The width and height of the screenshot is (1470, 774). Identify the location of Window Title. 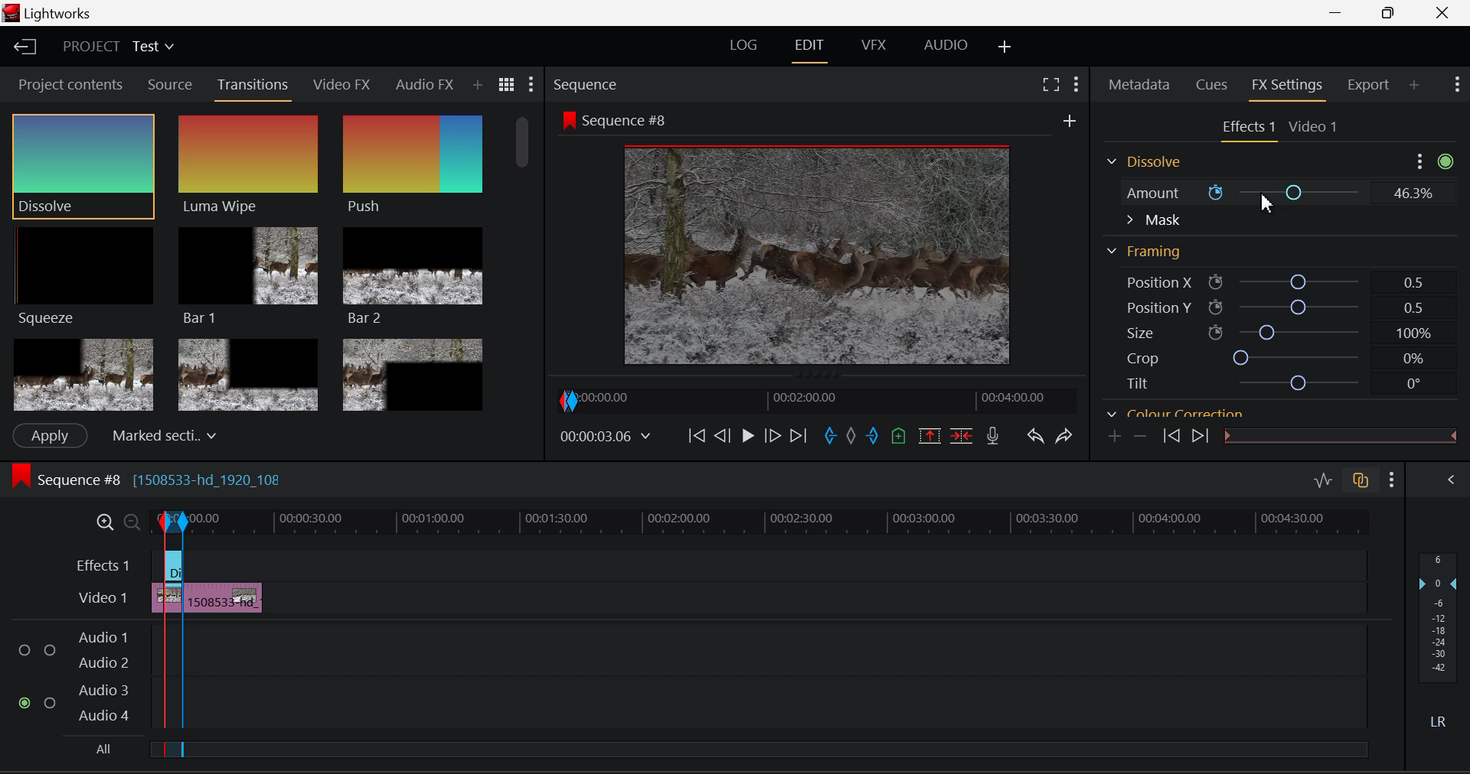
(49, 13).